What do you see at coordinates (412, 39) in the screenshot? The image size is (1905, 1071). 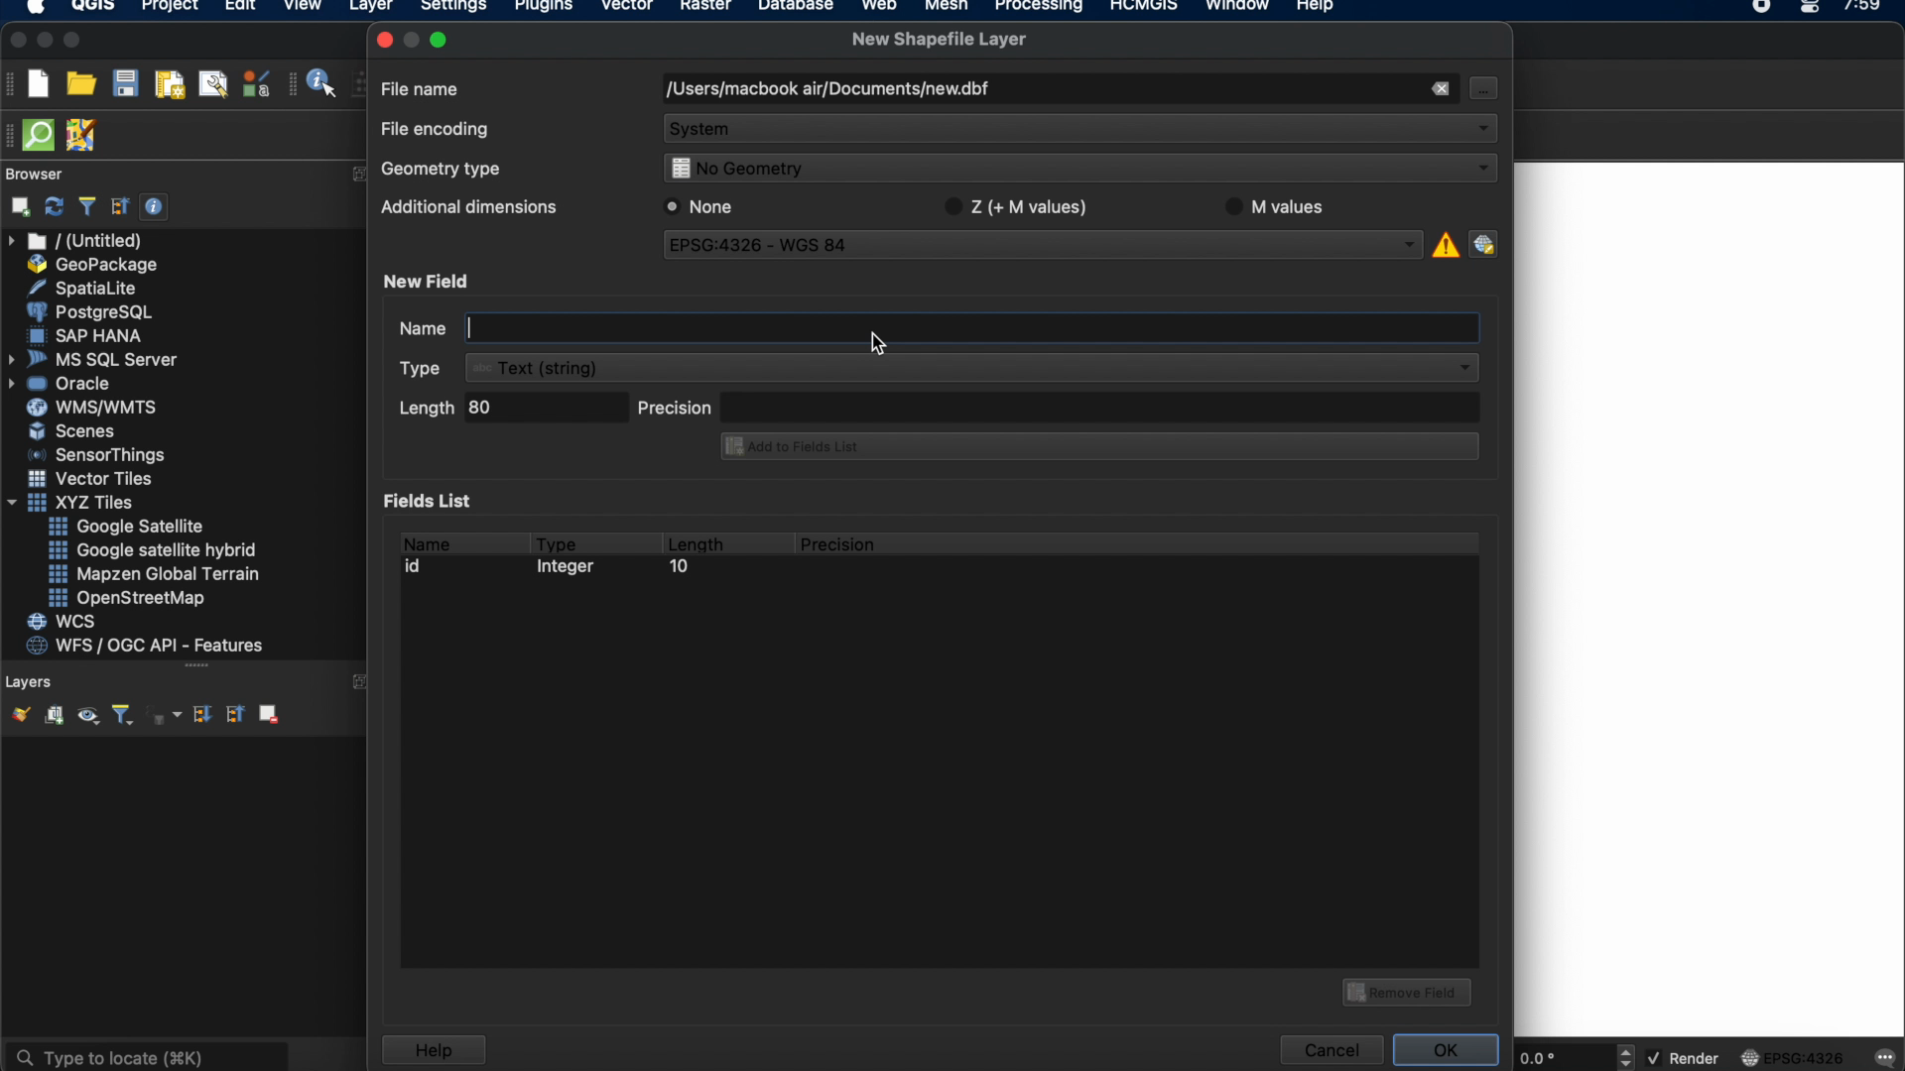 I see `inactive minimize icon` at bounding box center [412, 39].